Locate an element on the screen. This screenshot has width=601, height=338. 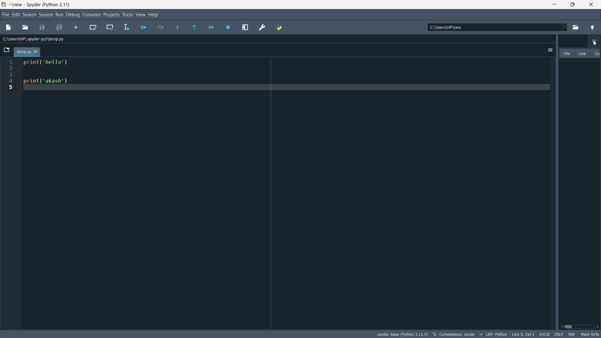
parent directory is located at coordinates (591, 28).